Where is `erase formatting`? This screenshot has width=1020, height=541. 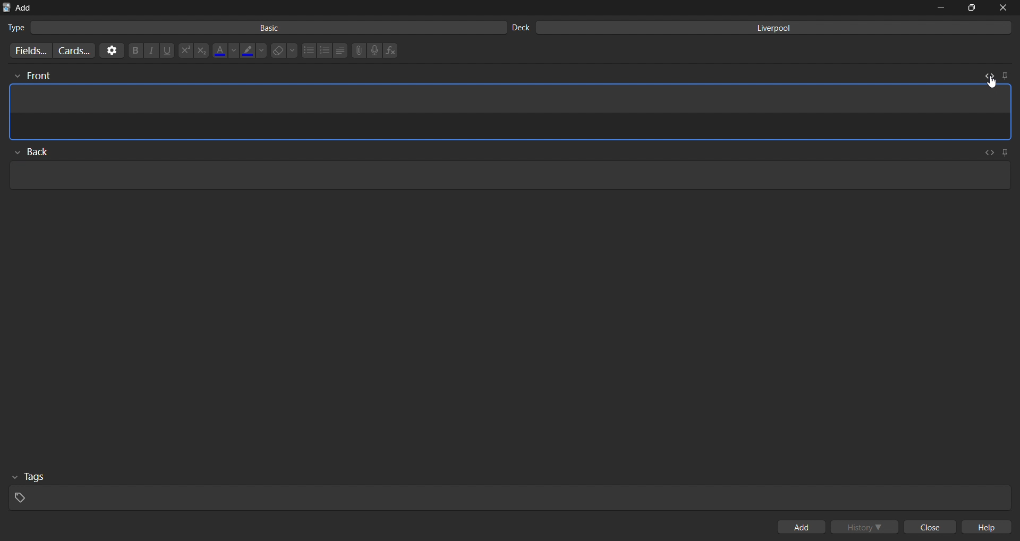 erase formatting is located at coordinates (286, 50).